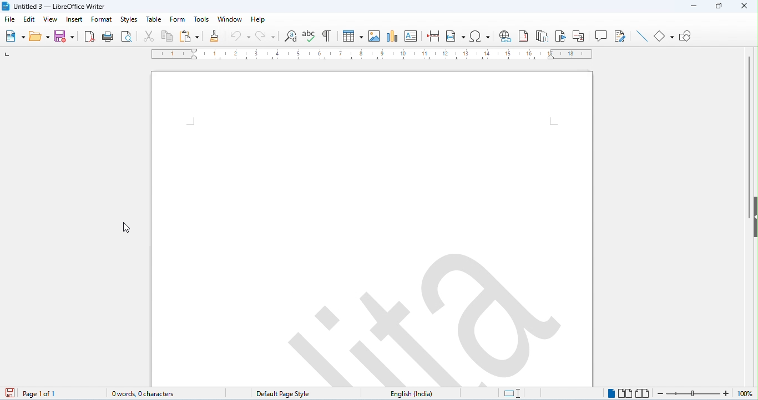 This screenshot has height=400, width=758. Describe the element at coordinates (407, 392) in the screenshot. I see `language` at that location.